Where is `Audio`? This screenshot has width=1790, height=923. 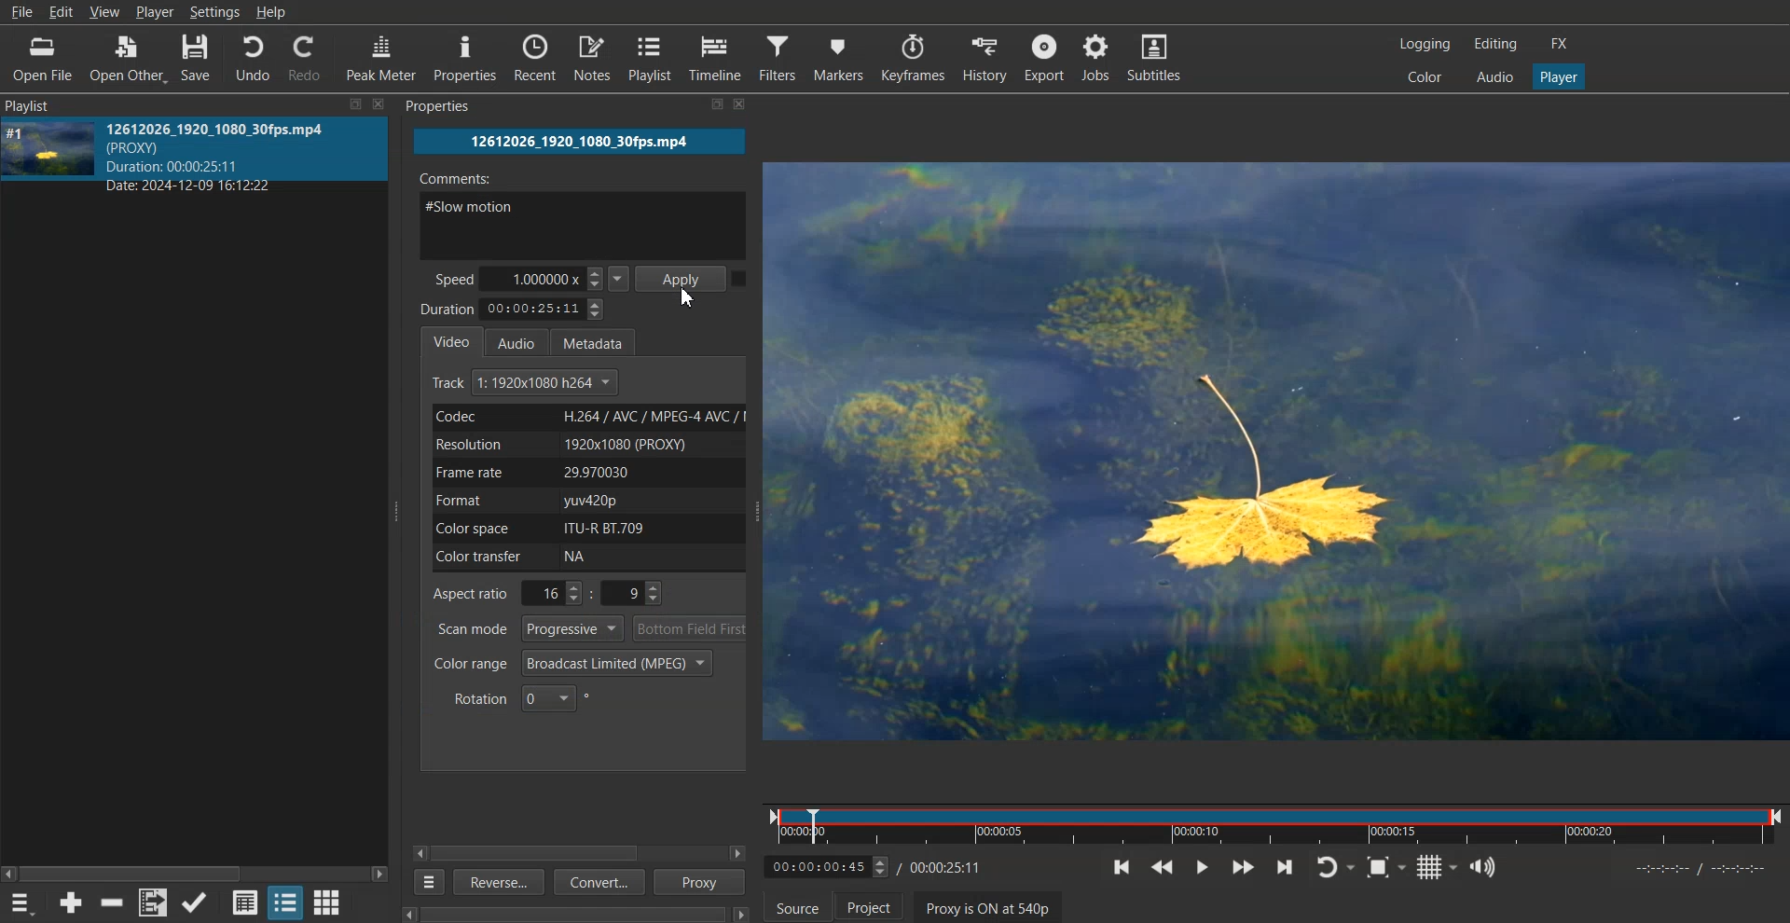 Audio is located at coordinates (522, 341).